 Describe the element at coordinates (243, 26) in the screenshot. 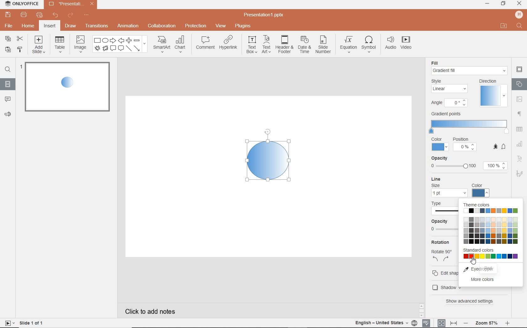

I see `plugins` at that location.